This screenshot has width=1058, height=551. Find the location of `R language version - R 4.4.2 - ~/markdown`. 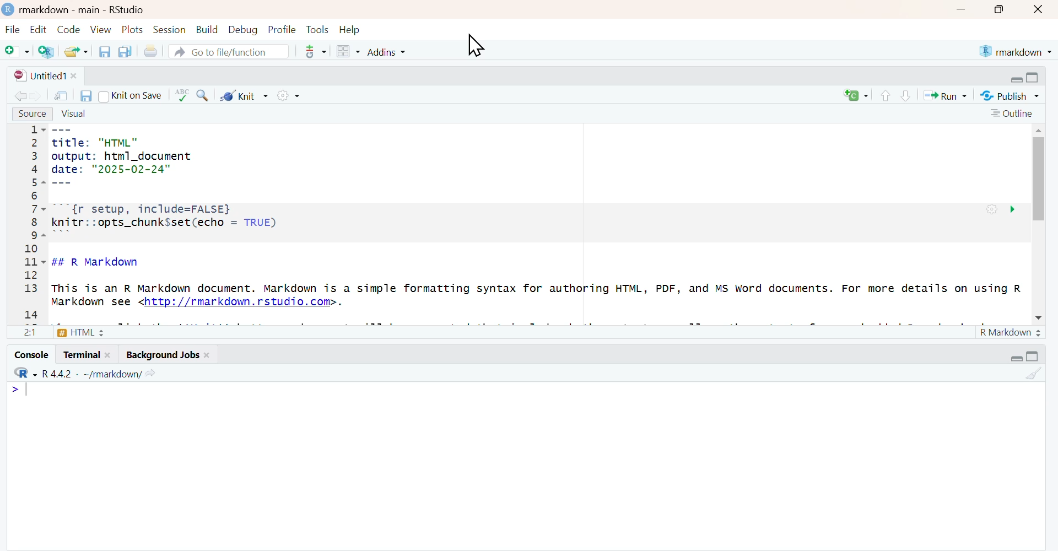

R language version - R 4.4.2 - ~/markdown is located at coordinates (88, 374).